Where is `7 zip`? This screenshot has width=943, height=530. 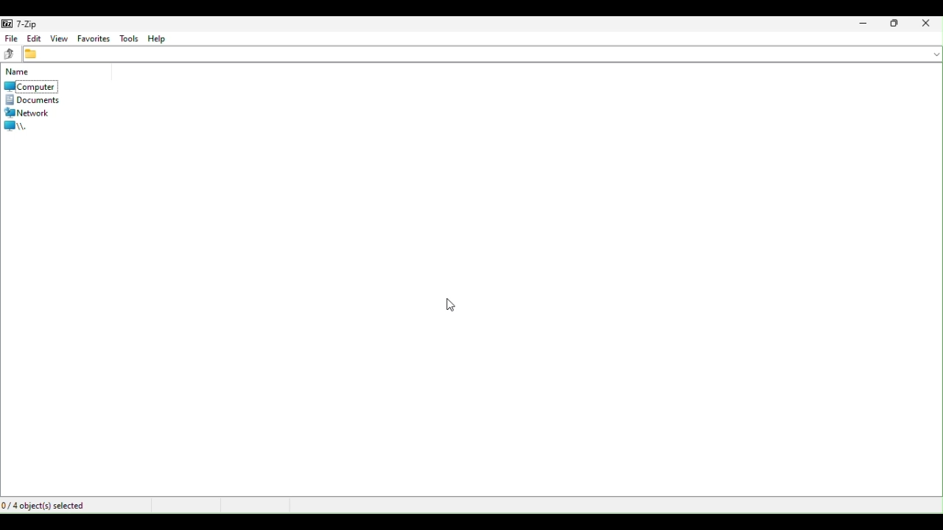
7 zip is located at coordinates (24, 22).